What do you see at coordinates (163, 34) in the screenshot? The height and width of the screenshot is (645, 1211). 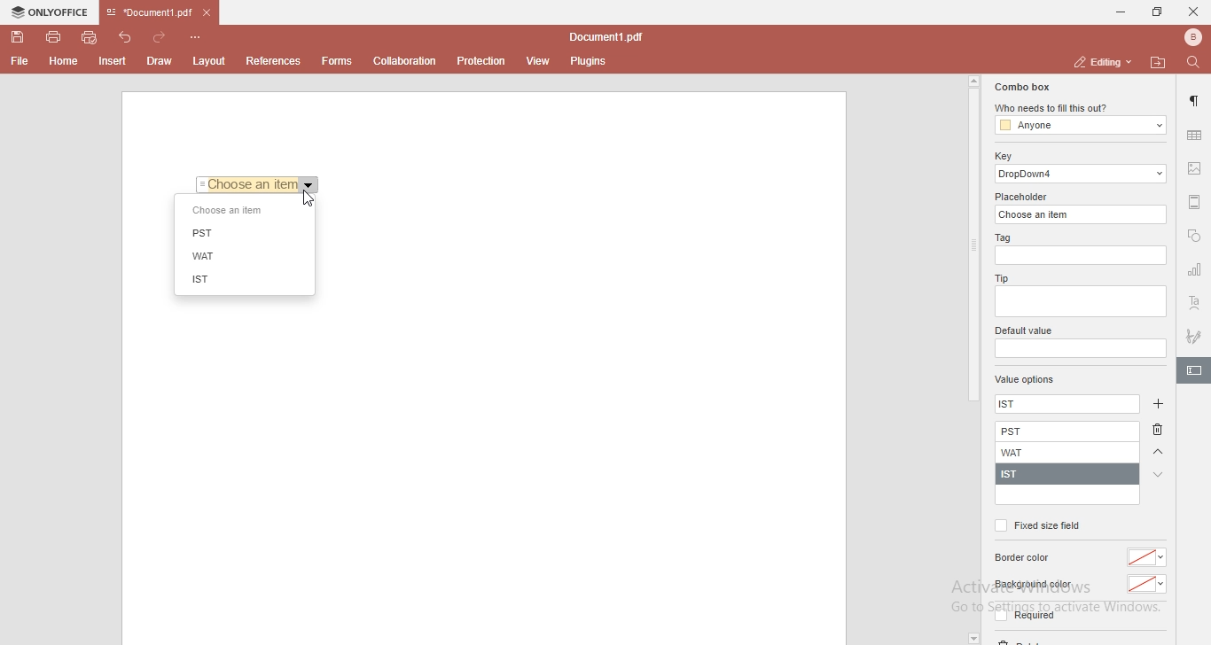 I see `redo` at bounding box center [163, 34].